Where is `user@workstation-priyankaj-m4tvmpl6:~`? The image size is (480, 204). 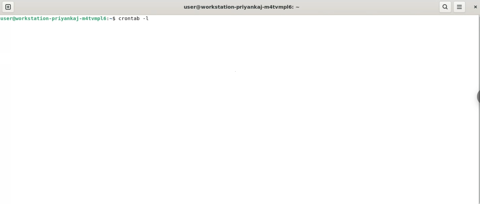 user@workstation-priyankaj-m4tvmpl6:~ is located at coordinates (242, 7).